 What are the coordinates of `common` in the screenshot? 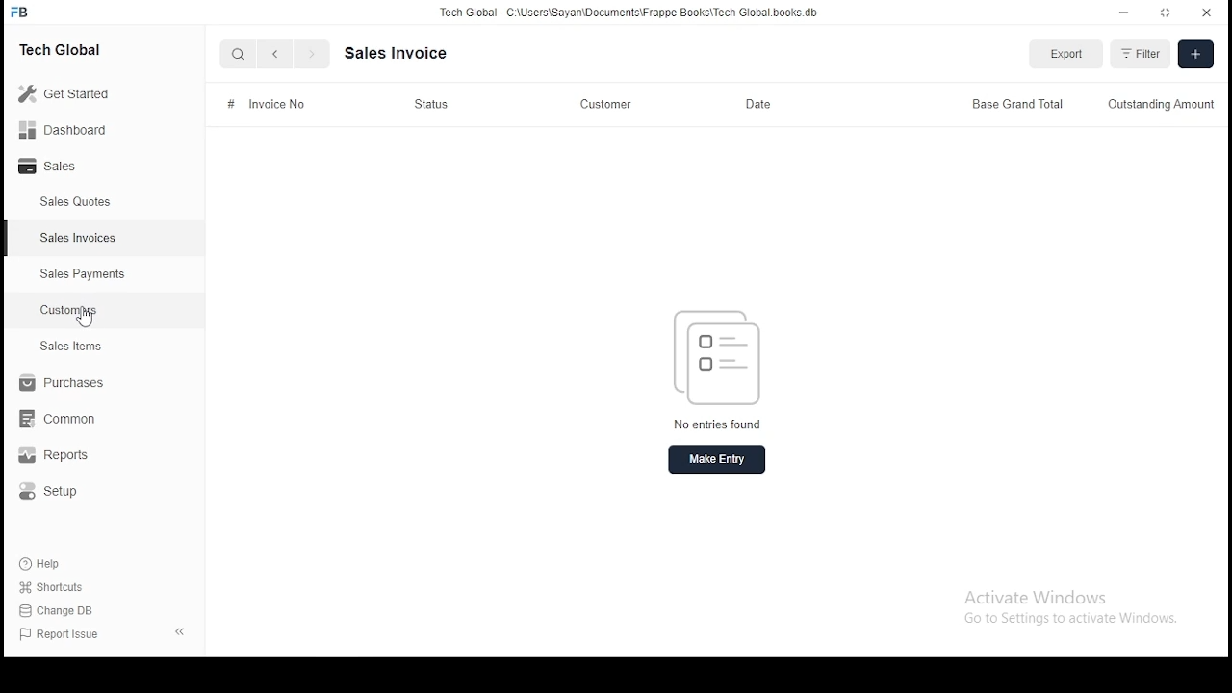 It's located at (57, 421).